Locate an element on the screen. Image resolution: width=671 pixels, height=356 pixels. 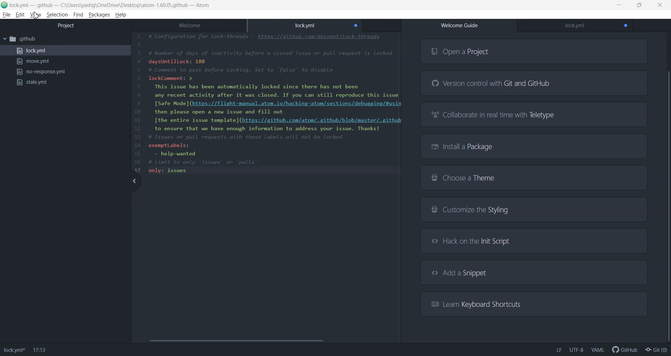
Create repository is located at coordinates (656, 350).